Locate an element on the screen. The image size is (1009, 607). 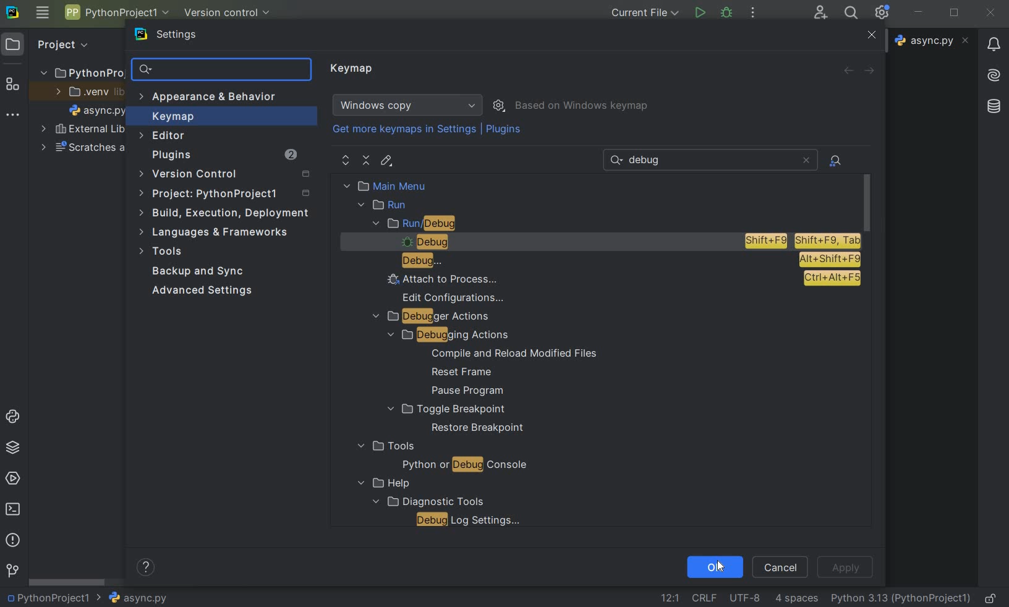
text is located at coordinates (649, 161).